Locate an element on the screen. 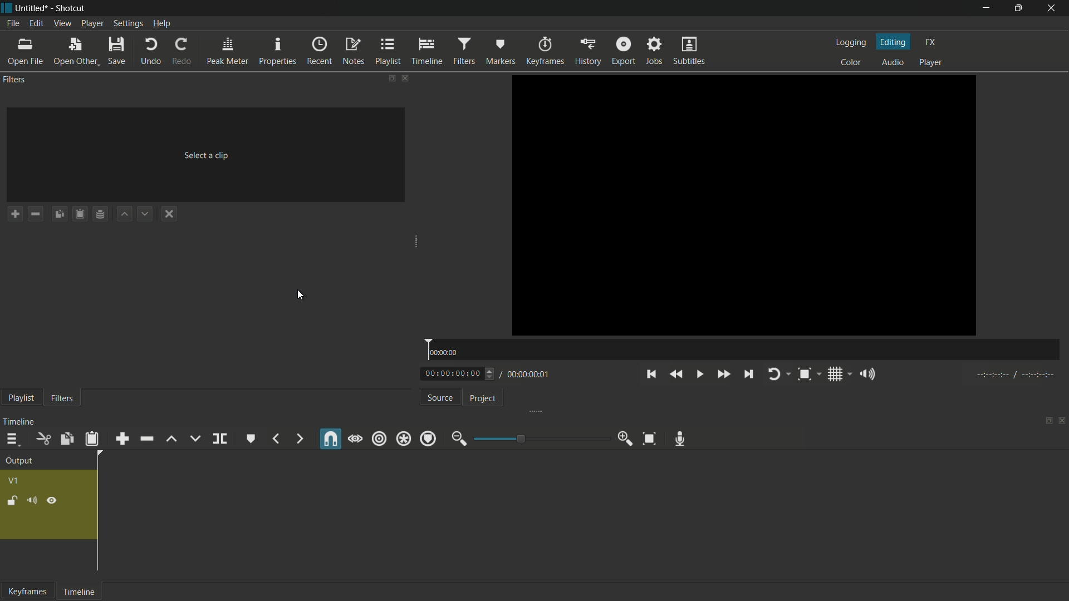  Untitled is located at coordinates (34, 7).